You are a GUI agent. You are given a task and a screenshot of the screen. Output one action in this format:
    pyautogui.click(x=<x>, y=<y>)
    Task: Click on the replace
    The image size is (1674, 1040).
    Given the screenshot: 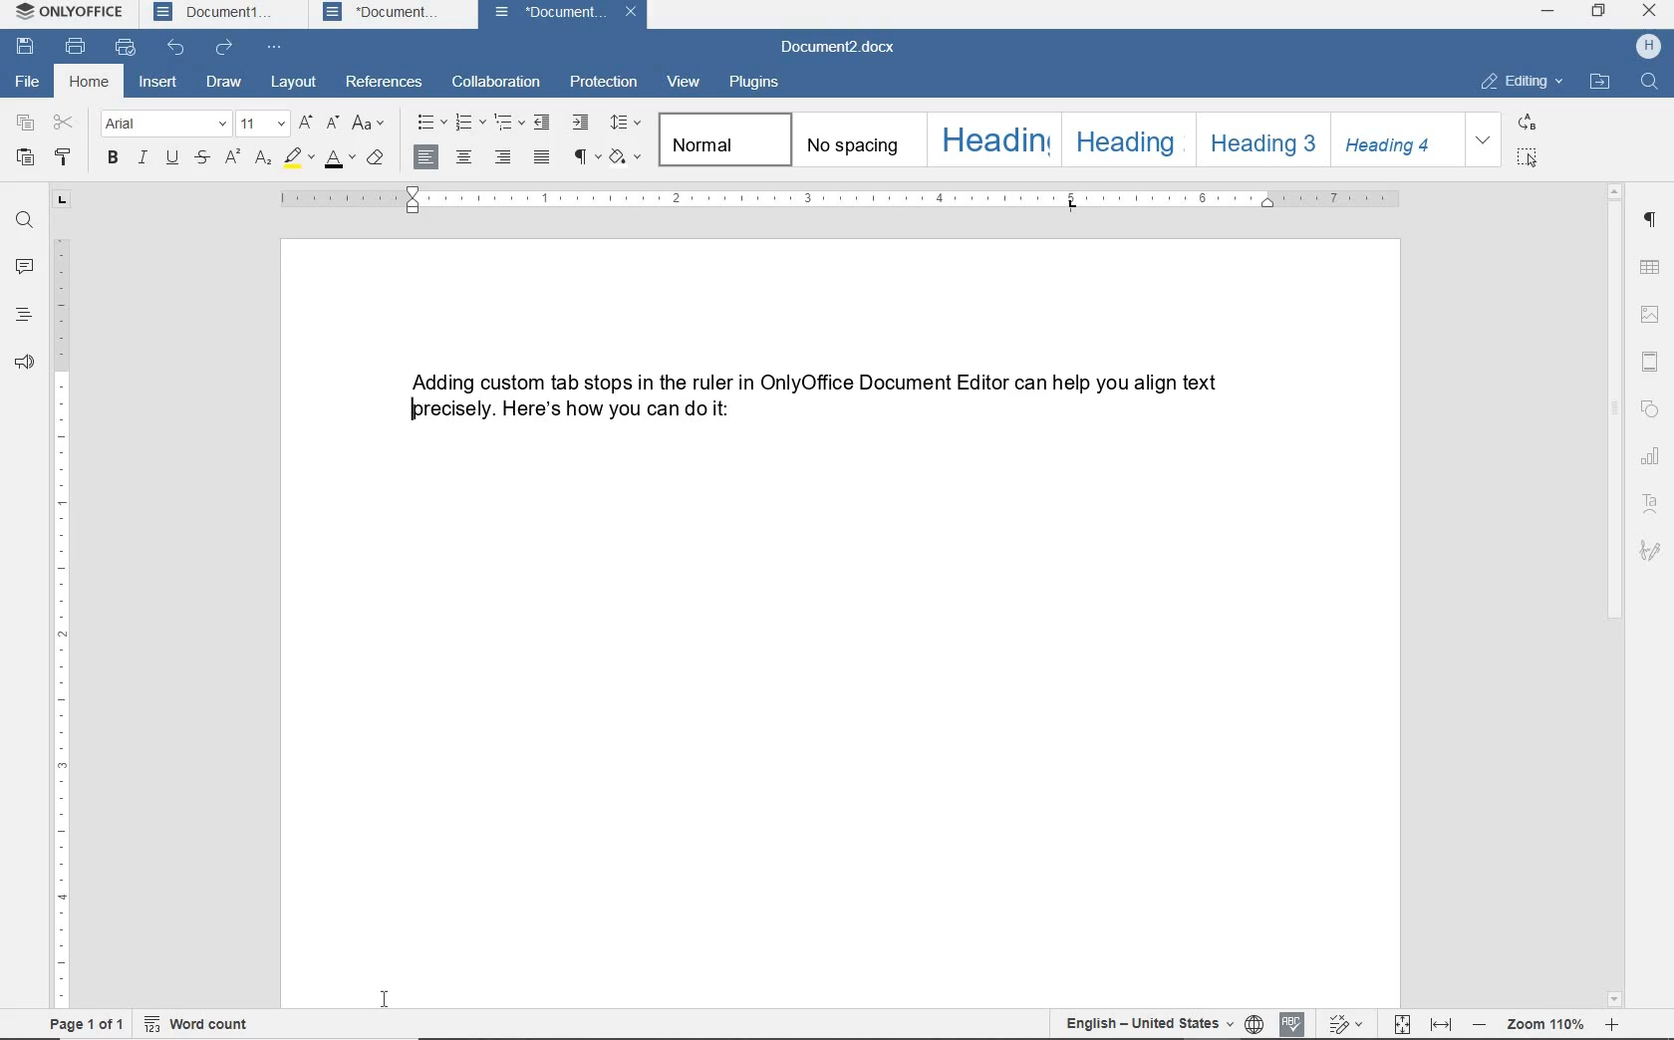 What is the action you would take?
    pyautogui.click(x=1529, y=124)
    